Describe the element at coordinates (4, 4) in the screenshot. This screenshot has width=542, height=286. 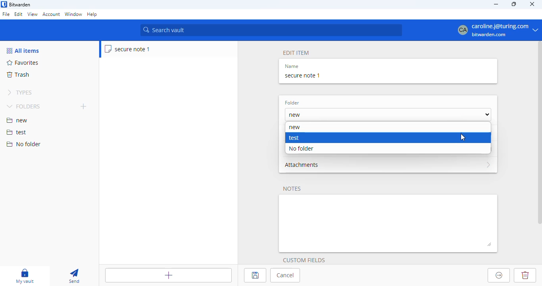
I see `logo` at that location.